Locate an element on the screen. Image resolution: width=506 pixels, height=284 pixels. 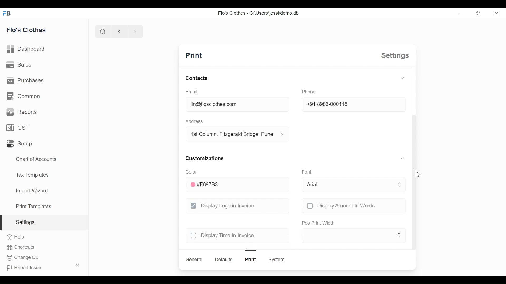
display time in invoice is located at coordinates (229, 236).